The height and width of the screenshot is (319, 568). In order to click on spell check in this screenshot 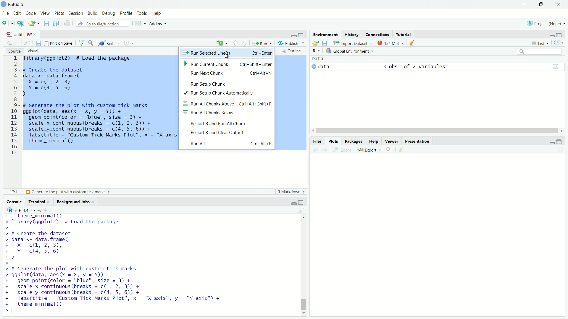, I will do `click(83, 43)`.